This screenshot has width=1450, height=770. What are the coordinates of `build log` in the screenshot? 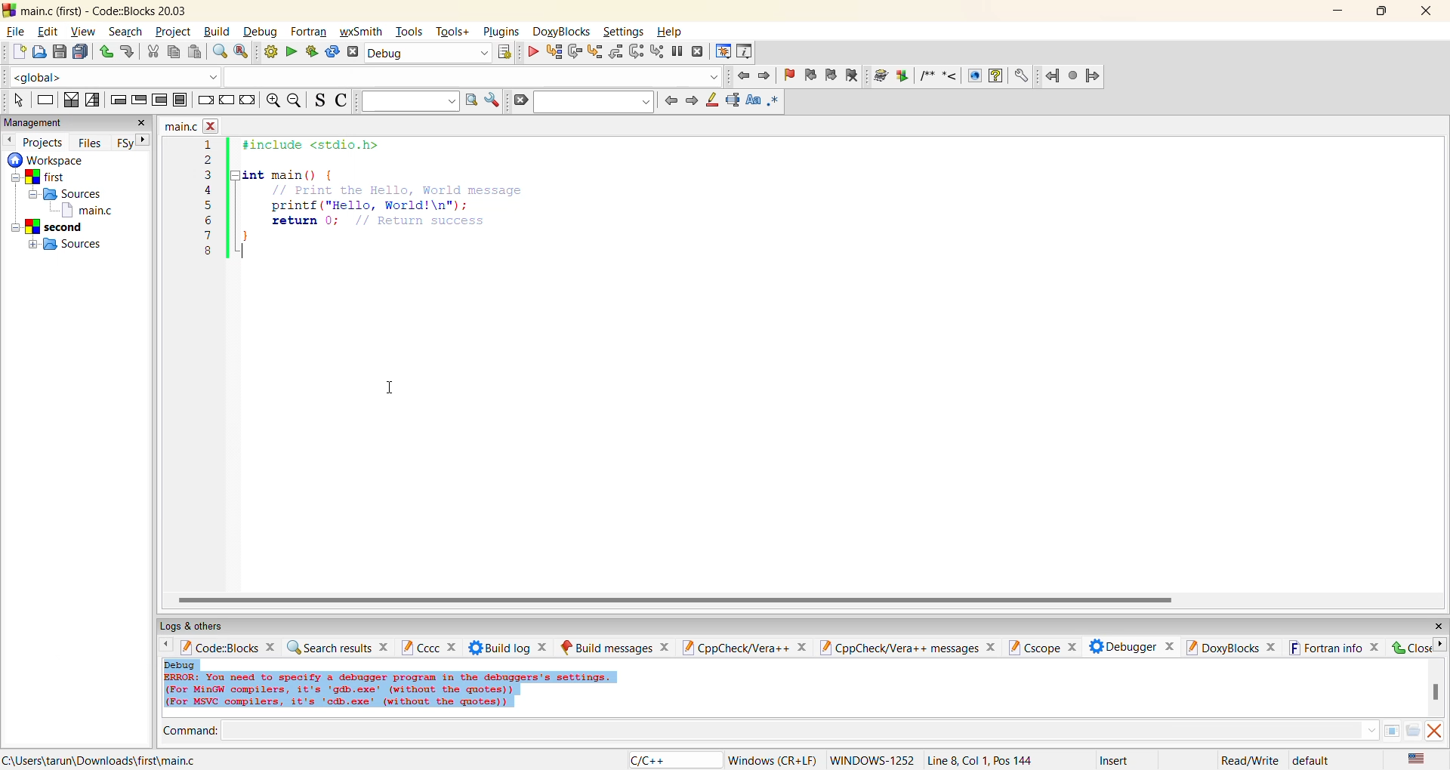 It's located at (510, 648).